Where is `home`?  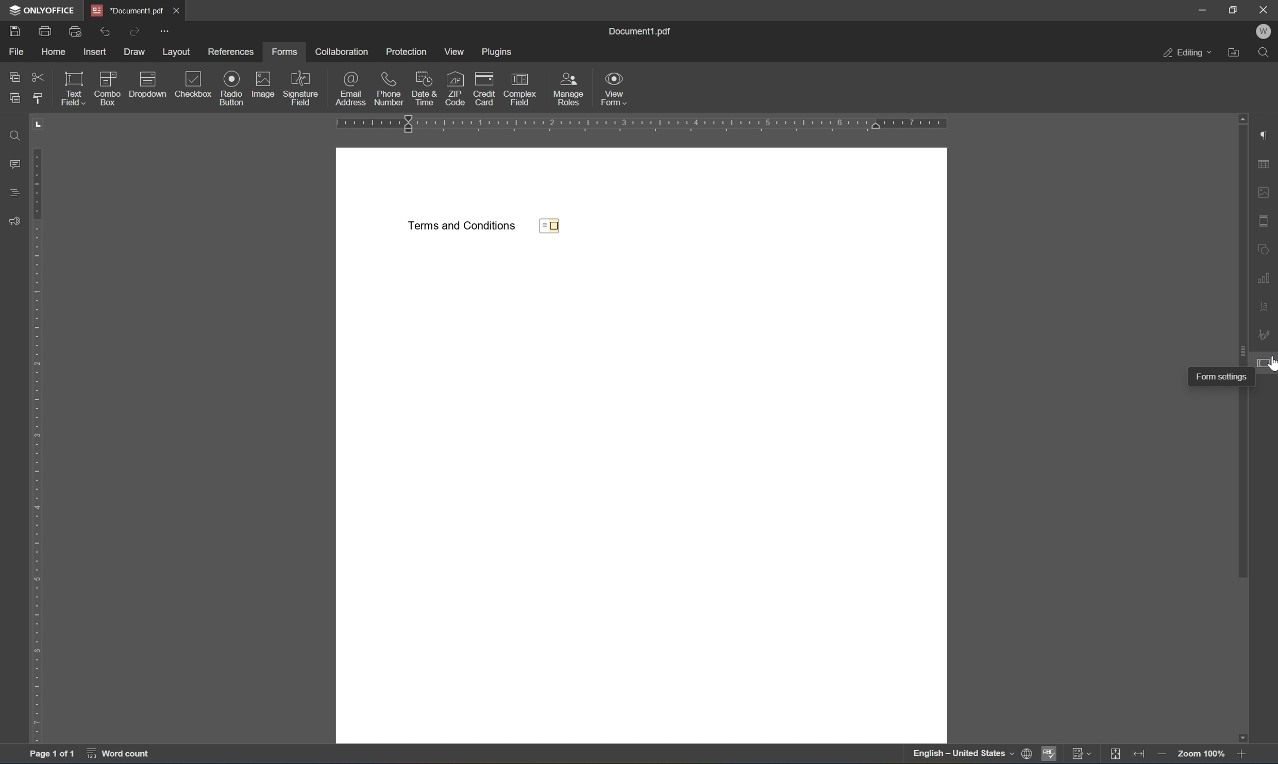
home is located at coordinates (54, 51).